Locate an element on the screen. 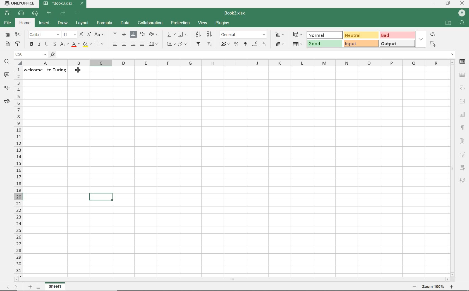 The image size is (469, 291). account style is located at coordinates (225, 44).